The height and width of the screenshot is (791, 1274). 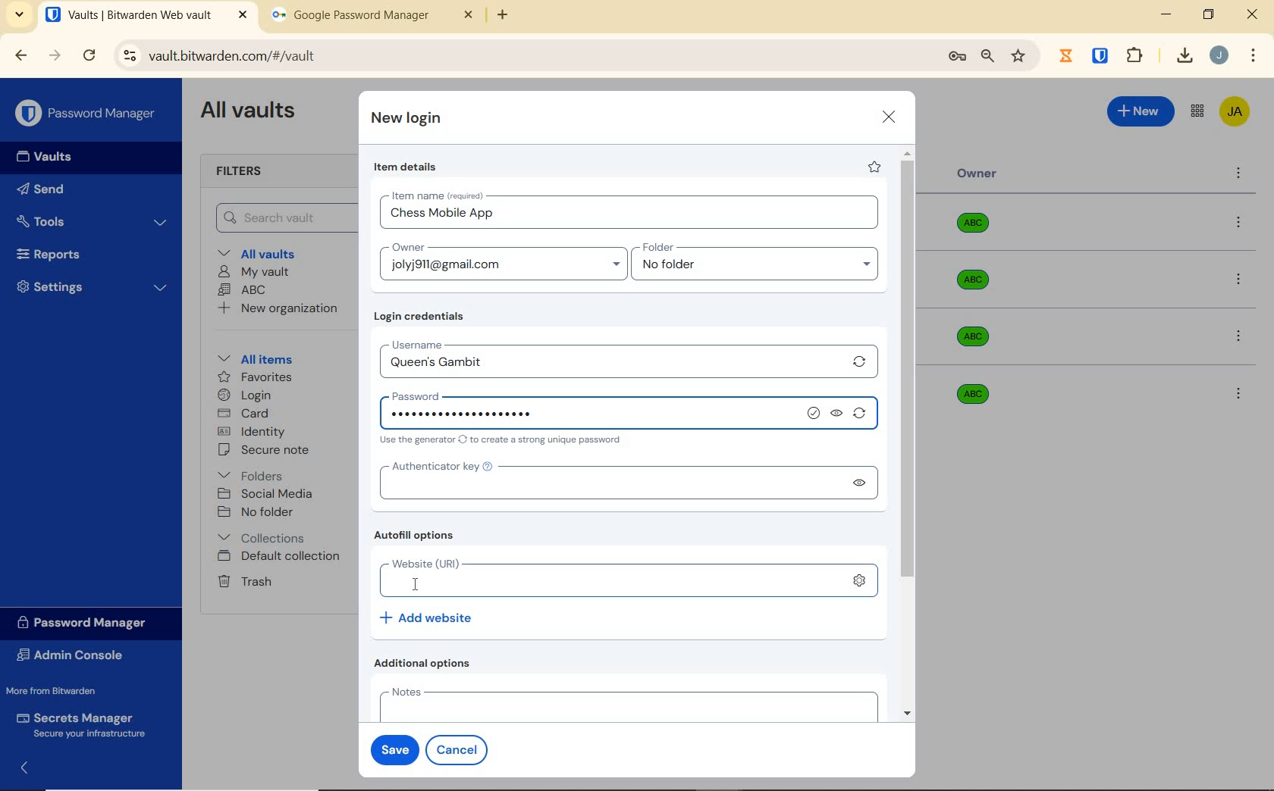 What do you see at coordinates (264, 493) in the screenshot?
I see `Social media` at bounding box center [264, 493].